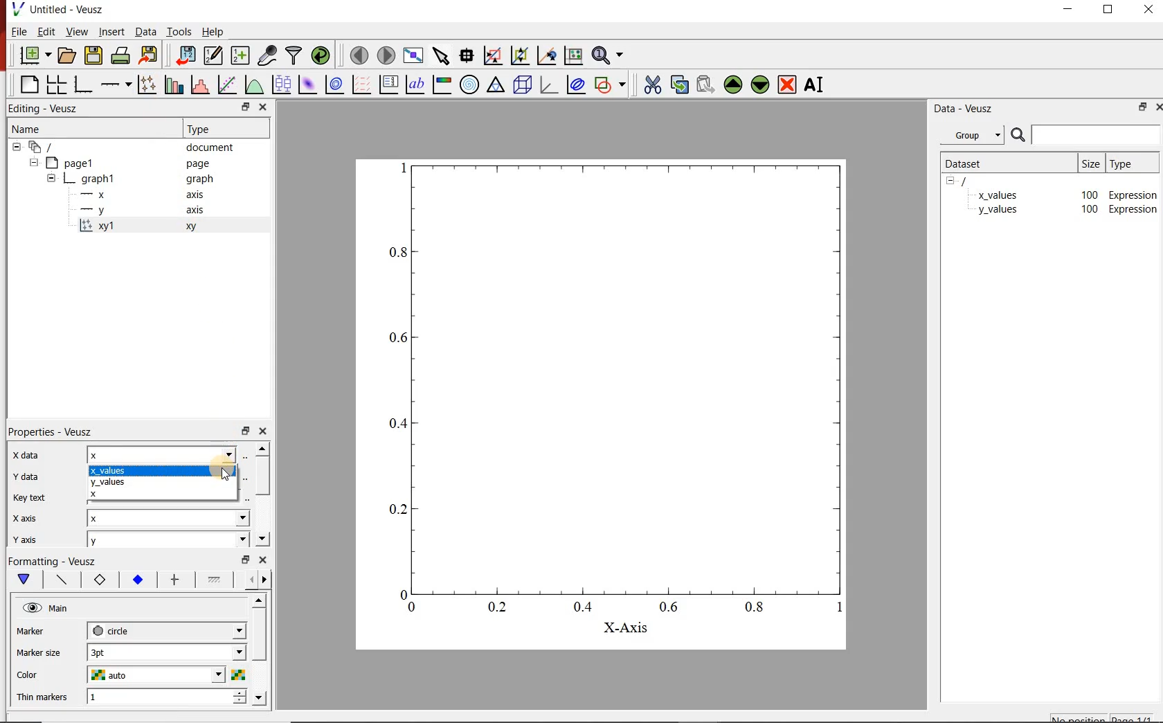 The width and height of the screenshot is (1163, 723). What do you see at coordinates (228, 474) in the screenshot?
I see `cursor` at bounding box center [228, 474].